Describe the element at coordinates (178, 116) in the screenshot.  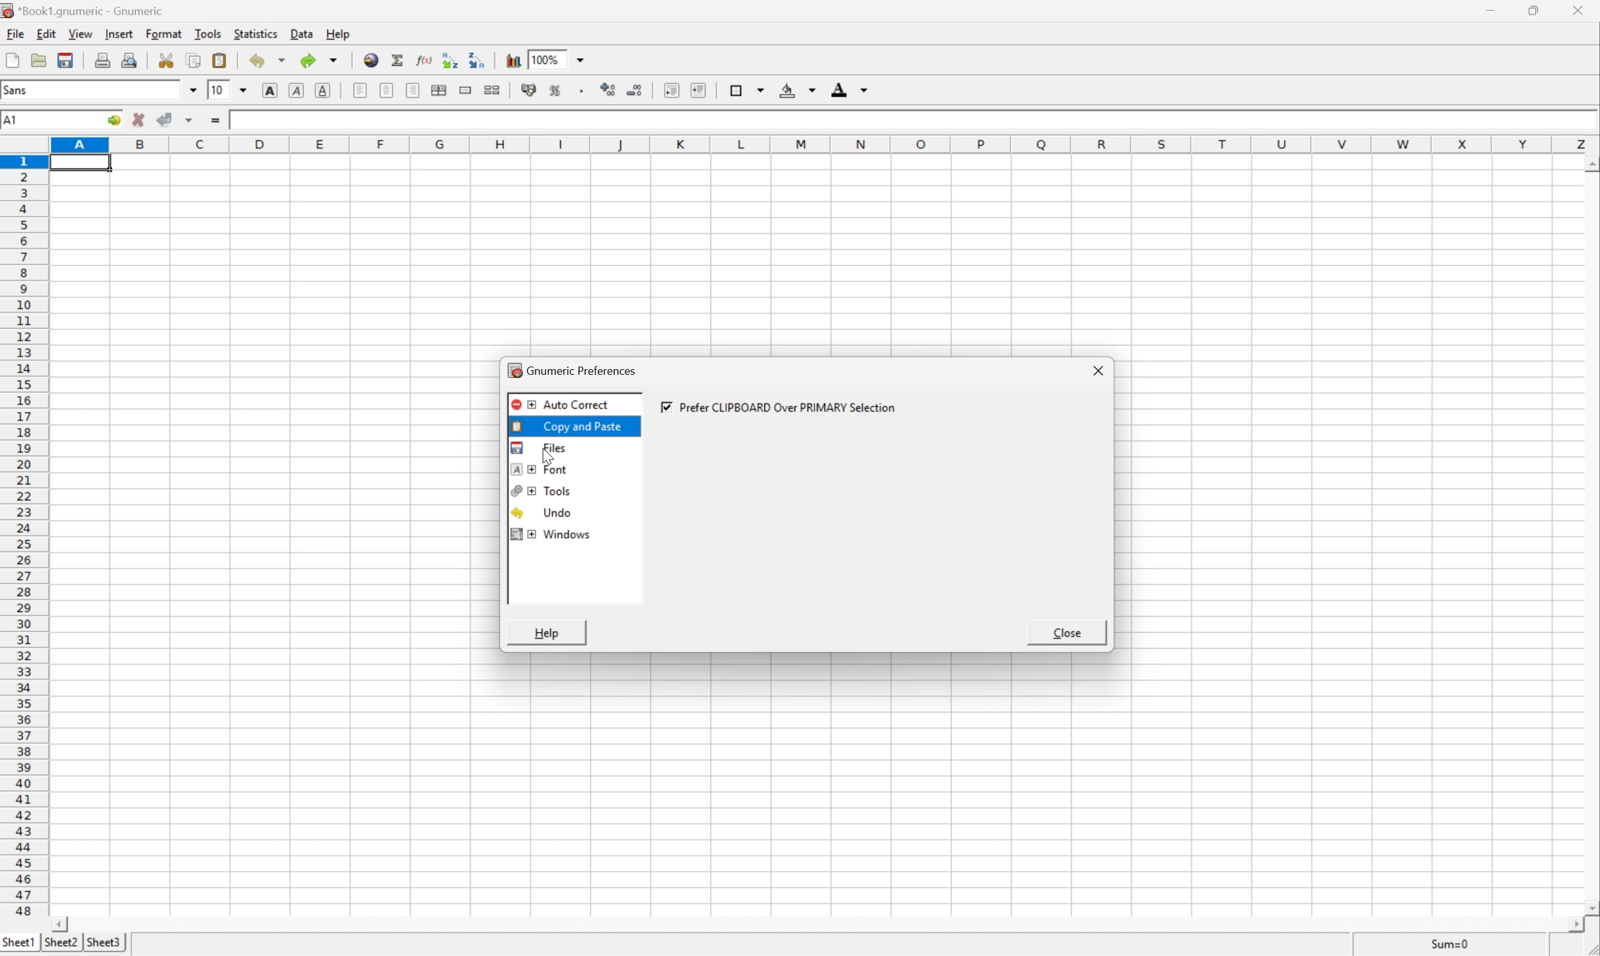
I see `accept changes across selection` at that location.